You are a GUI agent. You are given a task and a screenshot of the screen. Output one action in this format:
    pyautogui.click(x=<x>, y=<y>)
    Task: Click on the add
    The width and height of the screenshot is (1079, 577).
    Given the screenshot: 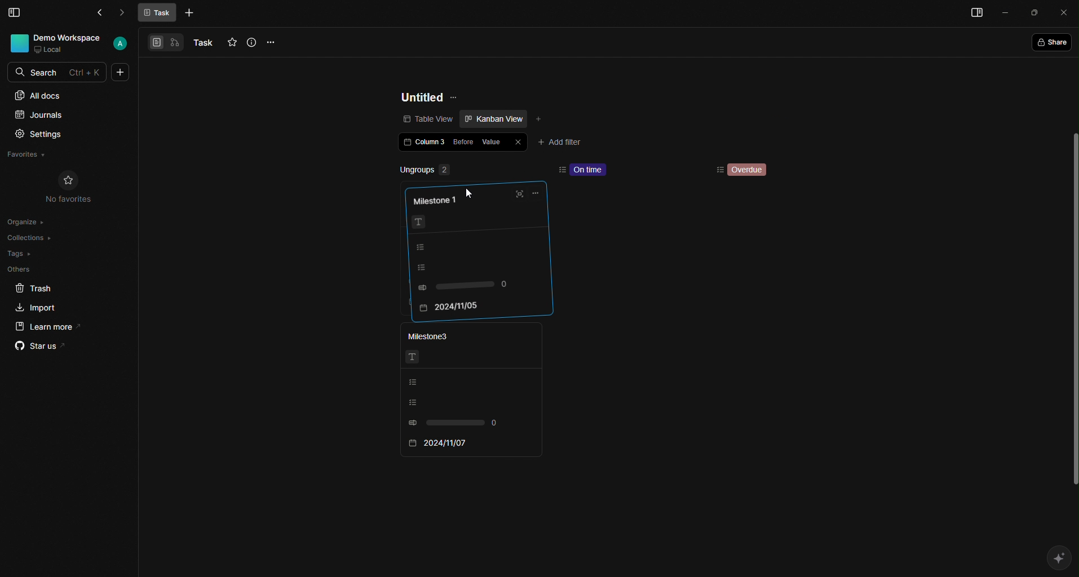 What is the action you would take?
    pyautogui.click(x=521, y=168)
    